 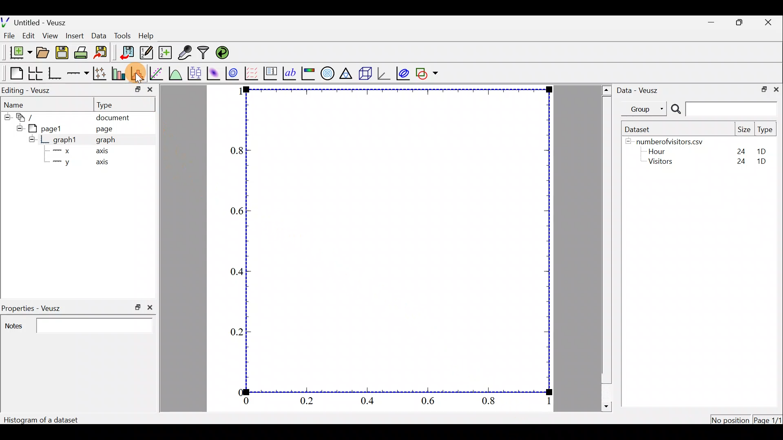 I want to click on page1, so click(x=49, y=129).